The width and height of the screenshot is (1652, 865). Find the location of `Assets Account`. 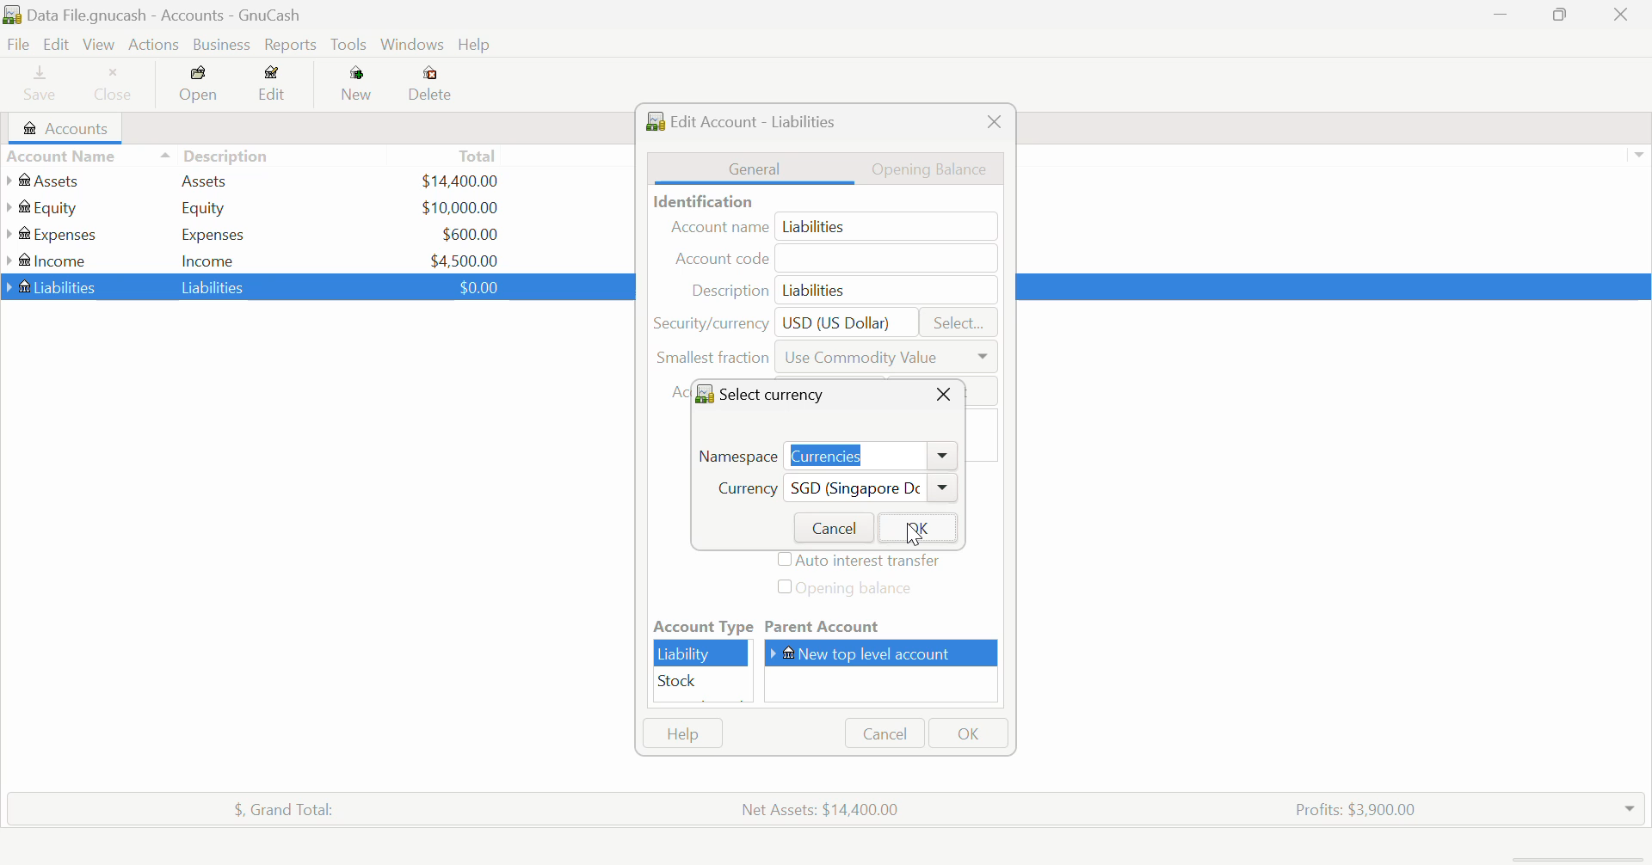

Assets Account is located at coordinates (46, 181).